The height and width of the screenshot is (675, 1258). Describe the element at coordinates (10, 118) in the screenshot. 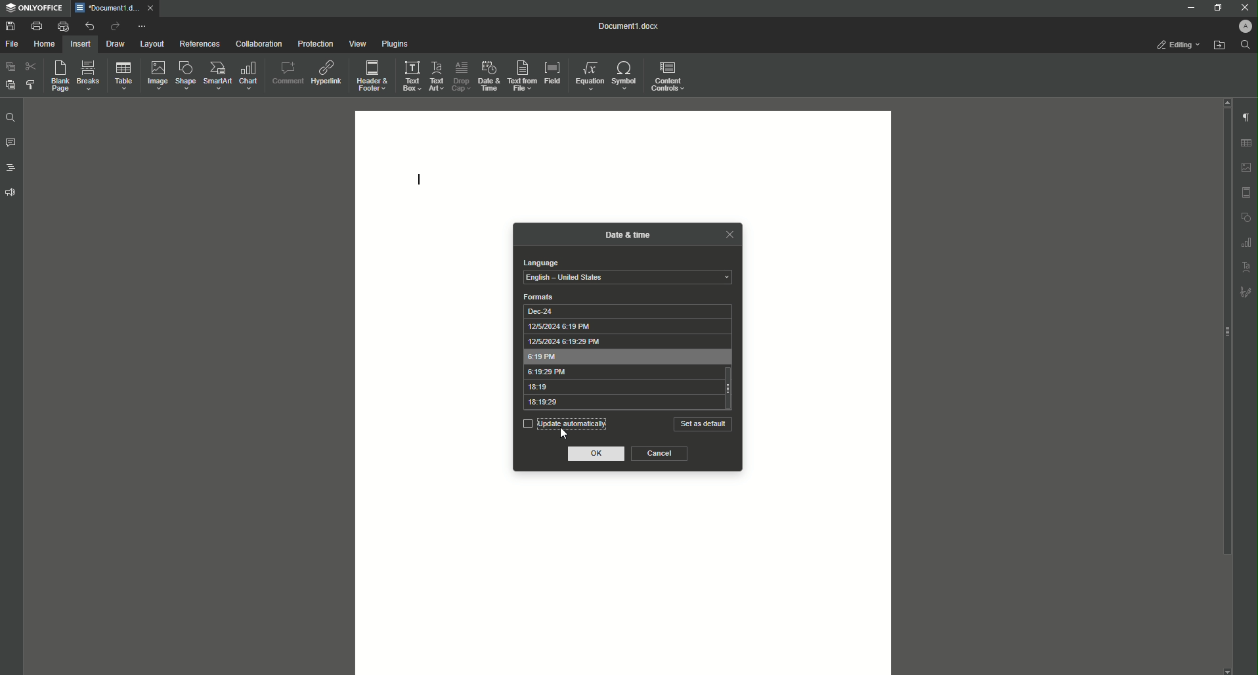

I see `Find` at that location.